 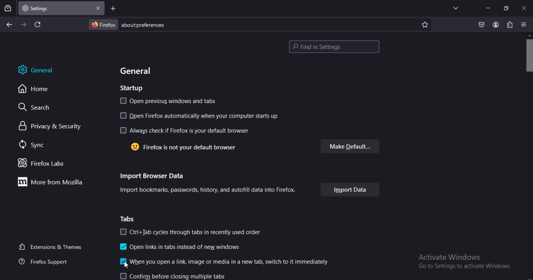 I want to click on minimize, so click(x=488, y=8).